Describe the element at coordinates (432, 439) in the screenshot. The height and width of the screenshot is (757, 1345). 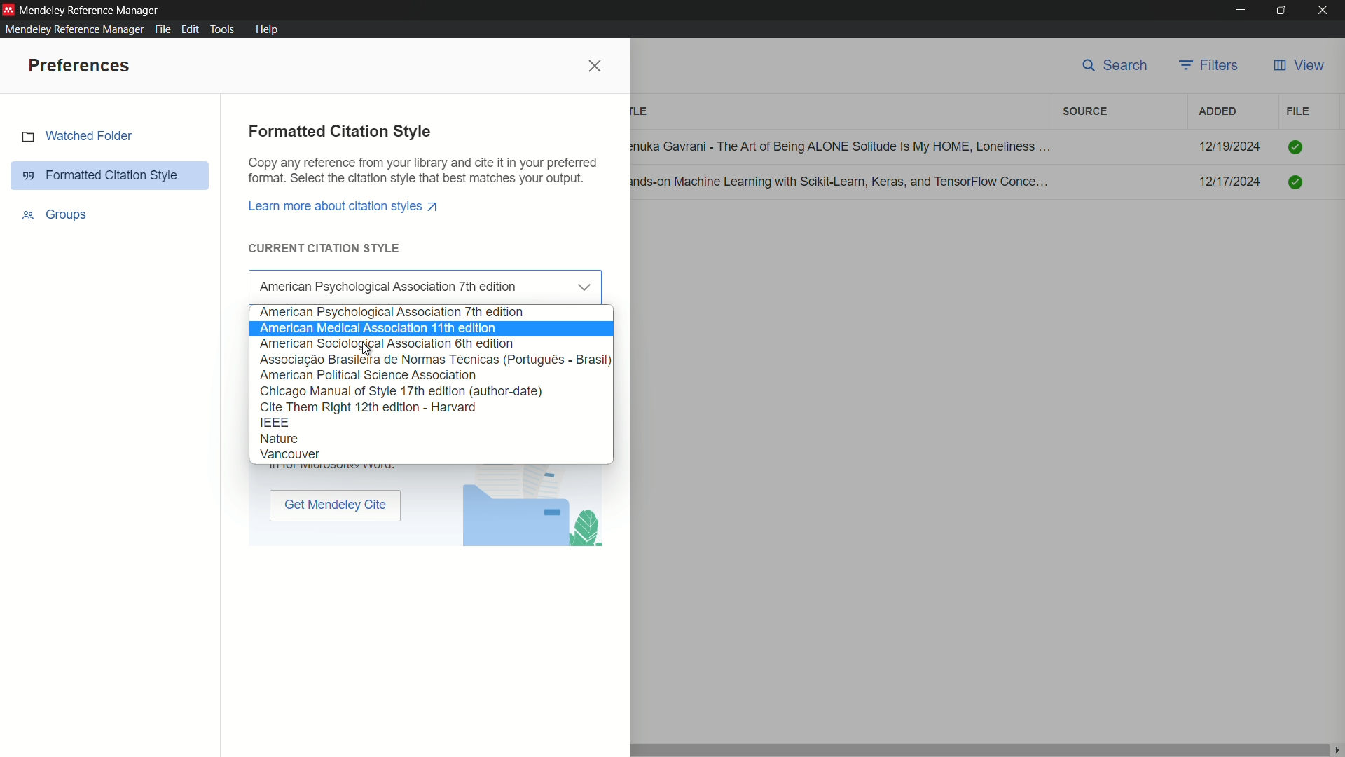
I see `Nature` at that location.